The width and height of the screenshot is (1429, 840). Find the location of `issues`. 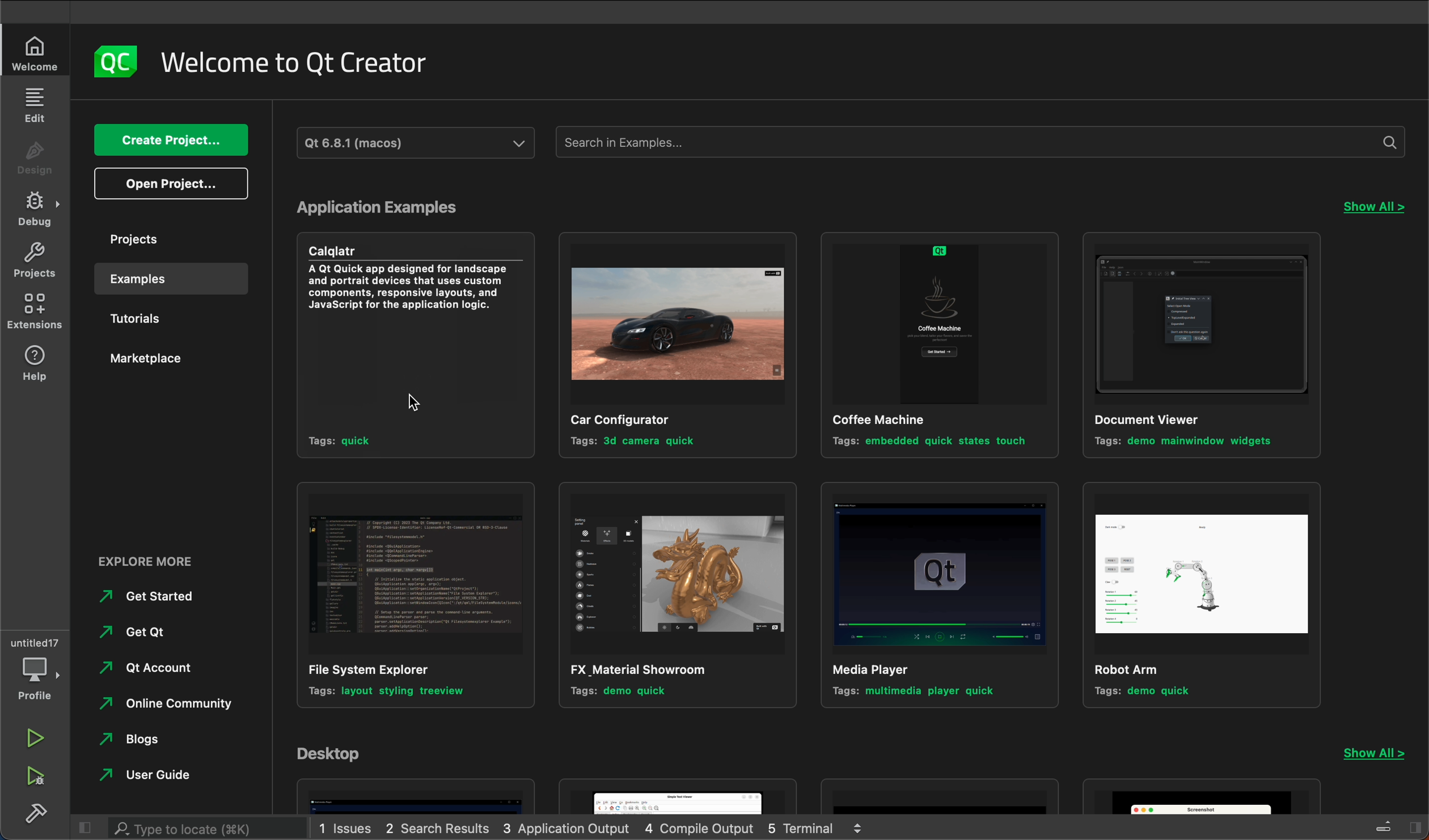

issues is located at coordinates (347, 828).